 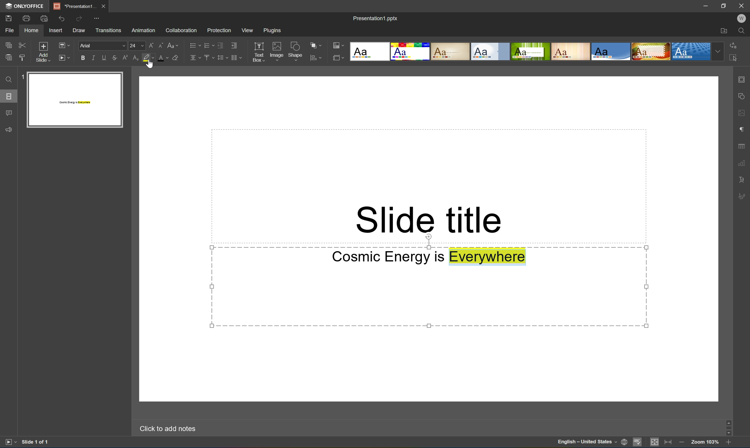 I want to click on Collaboration, so click(x=181, y=30).